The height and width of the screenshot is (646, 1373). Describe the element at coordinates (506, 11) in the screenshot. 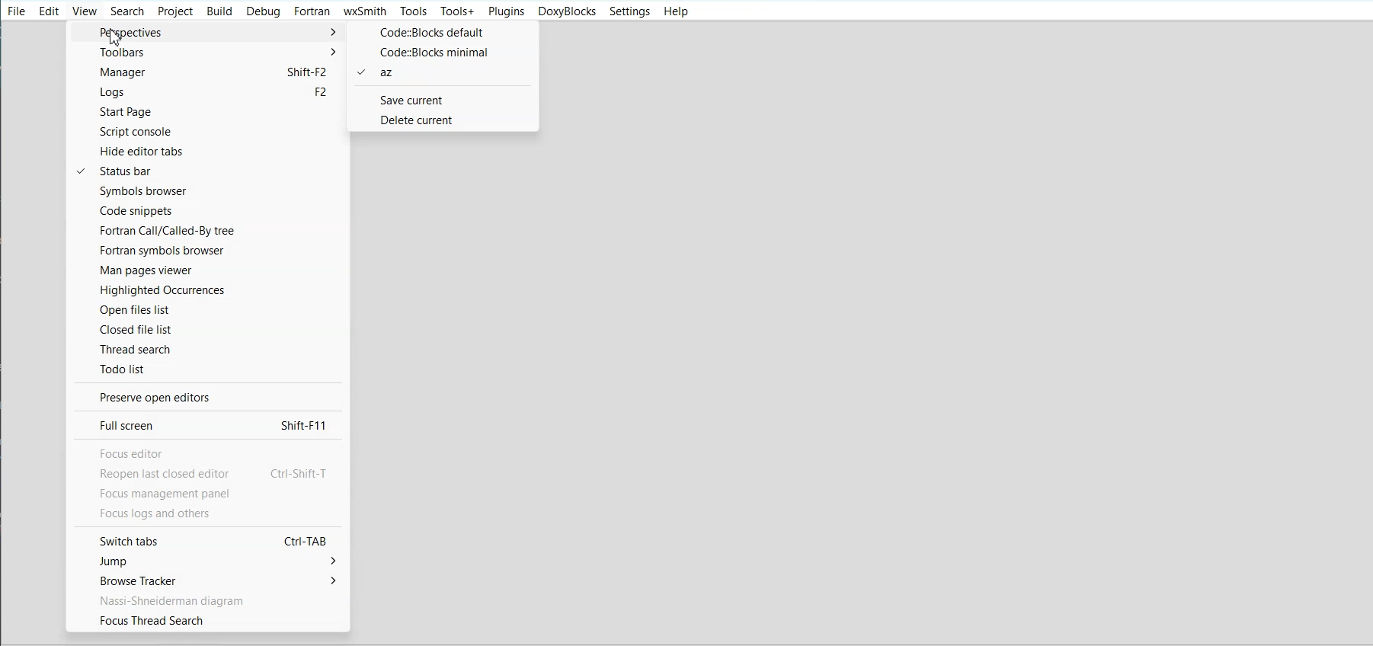

I see `Plugins` at that location.